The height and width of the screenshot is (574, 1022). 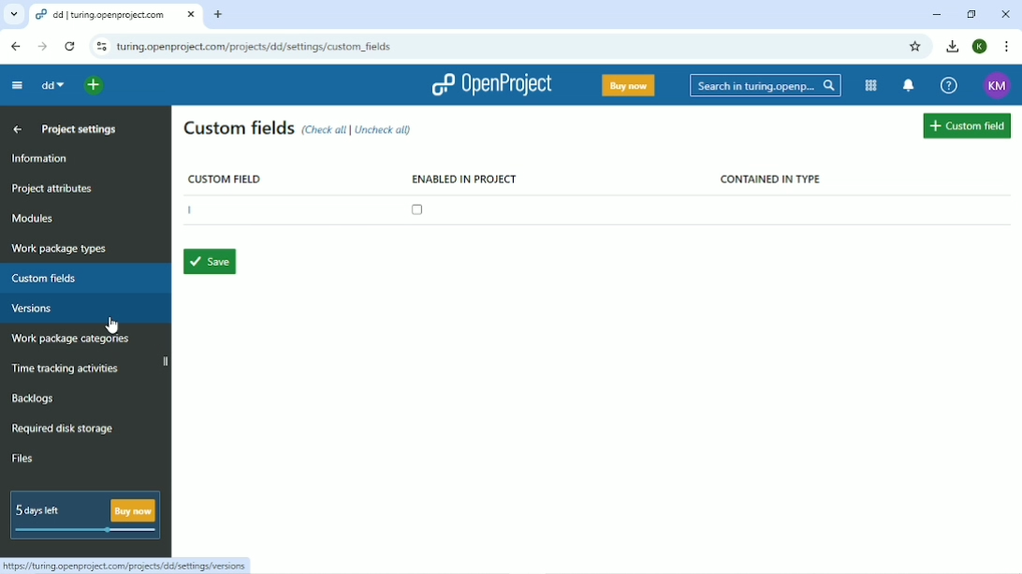 I want to click on Help, so click(x=950, y=85).